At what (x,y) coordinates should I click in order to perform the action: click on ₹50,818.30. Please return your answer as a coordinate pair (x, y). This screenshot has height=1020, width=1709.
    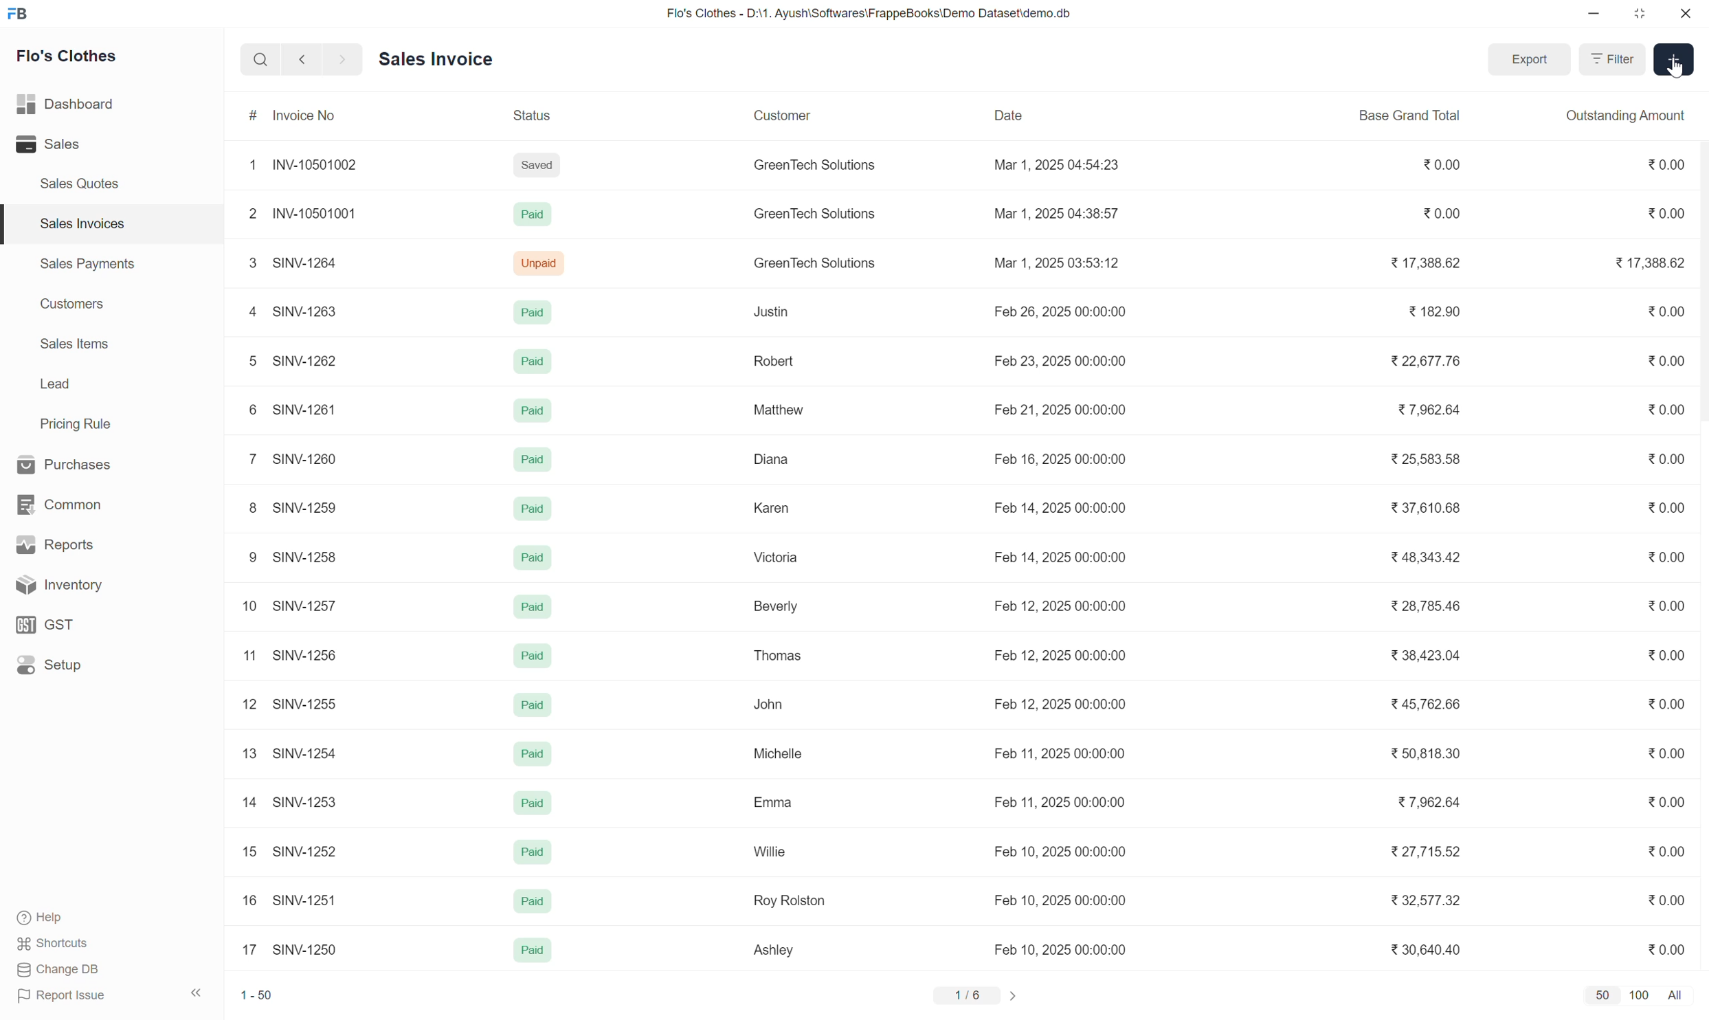
    Looking at the image, I should click on (1413, 756).